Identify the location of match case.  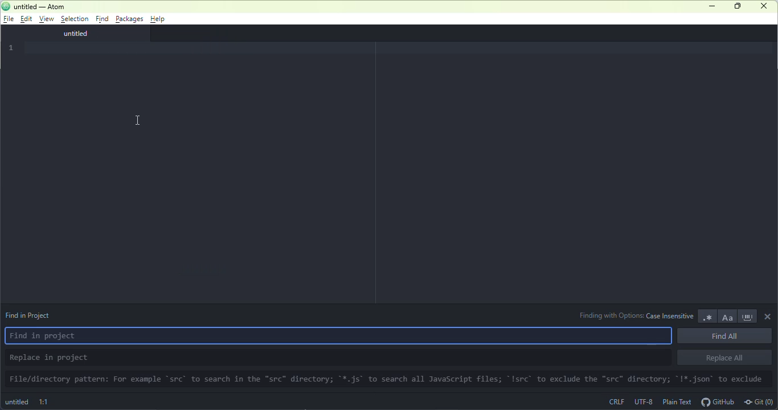
(727, 316).